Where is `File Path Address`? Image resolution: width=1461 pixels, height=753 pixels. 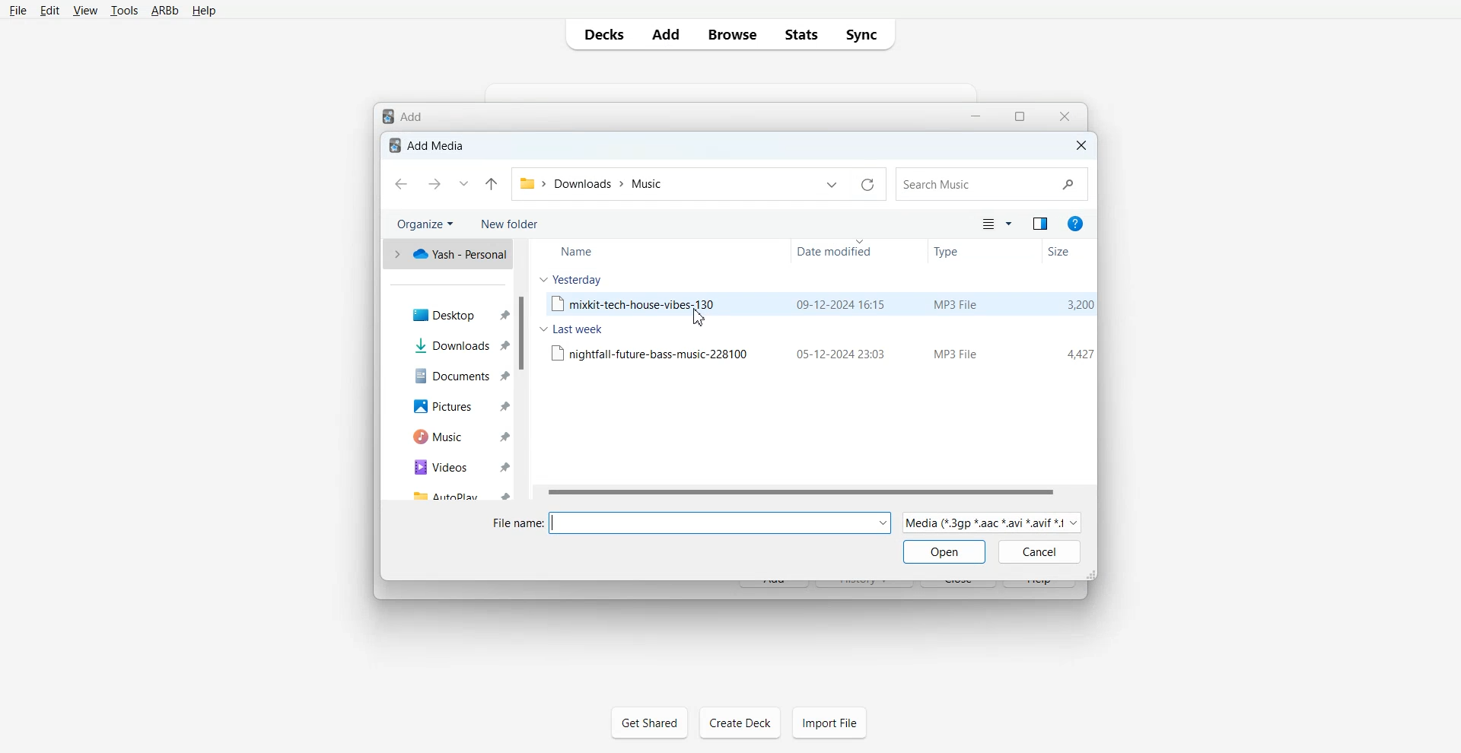
File Path Address is located at coordinates (594, 183).